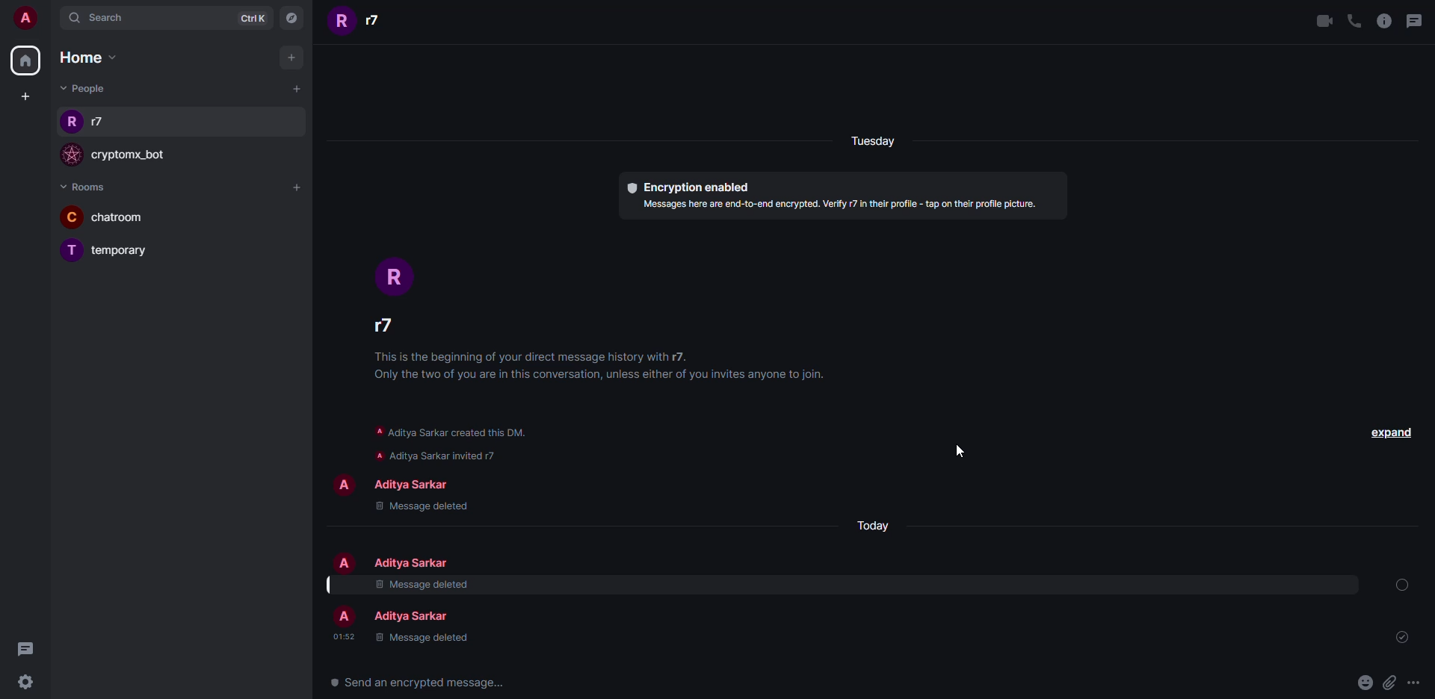 This screenshot has width=1435, height=699. What do you see at coordinates (291, 55) in the screenshot?
I see `add` at bounding box center [291, 55].